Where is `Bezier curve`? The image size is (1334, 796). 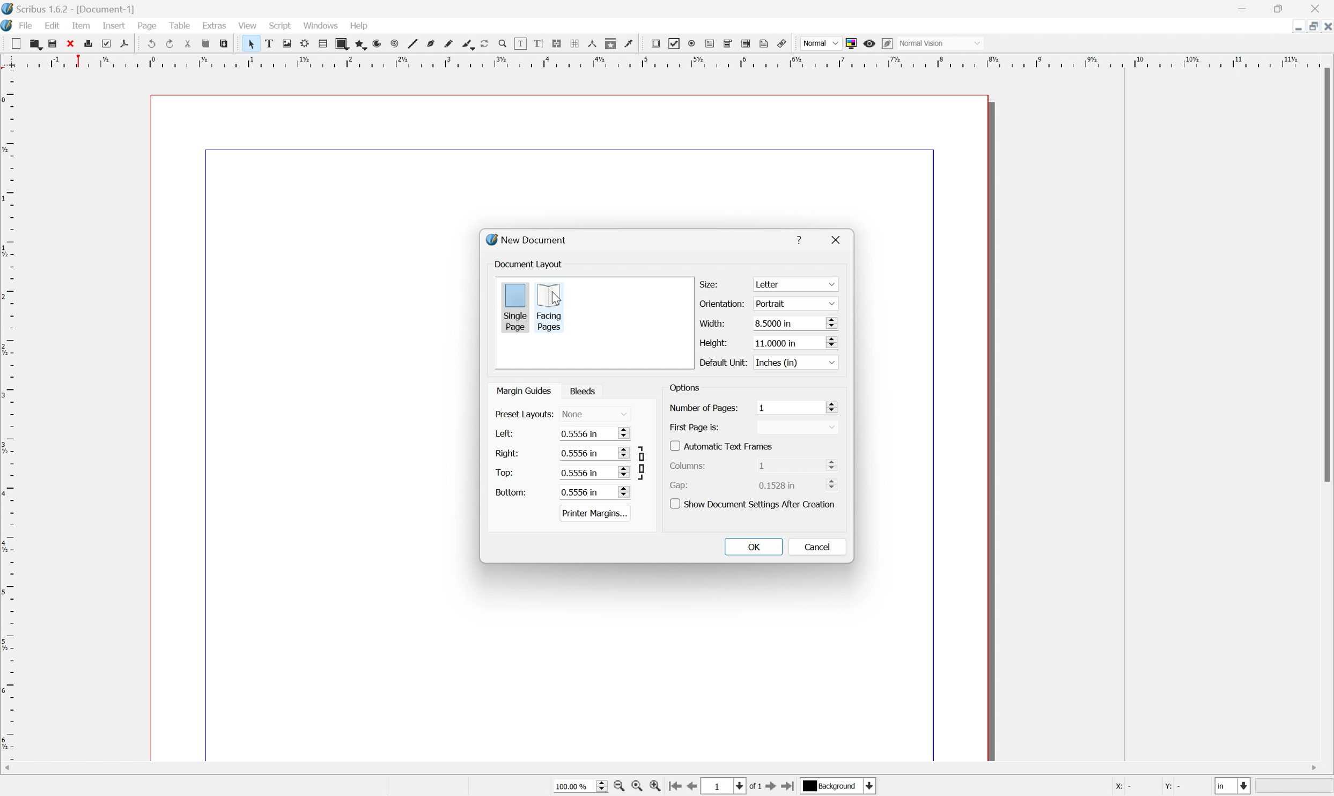 Bezier curve is located at coordinates (430, 44).